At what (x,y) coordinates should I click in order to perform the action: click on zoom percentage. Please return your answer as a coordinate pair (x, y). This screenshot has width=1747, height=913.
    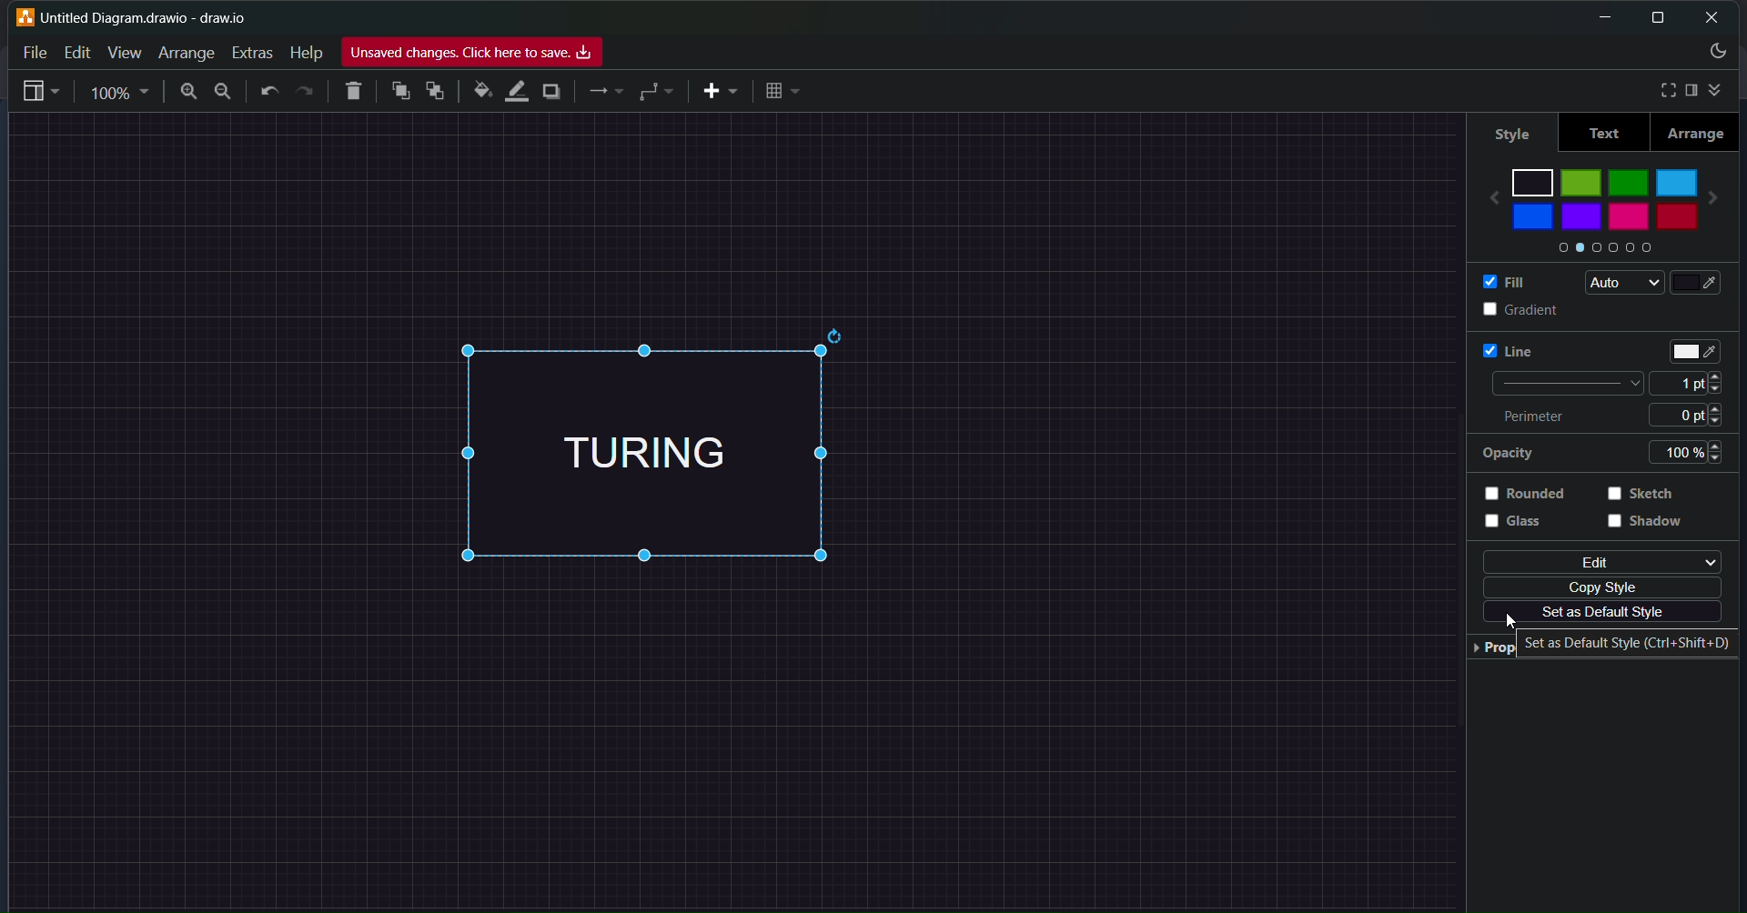
    Looking at the image, I should click on (122, 92).